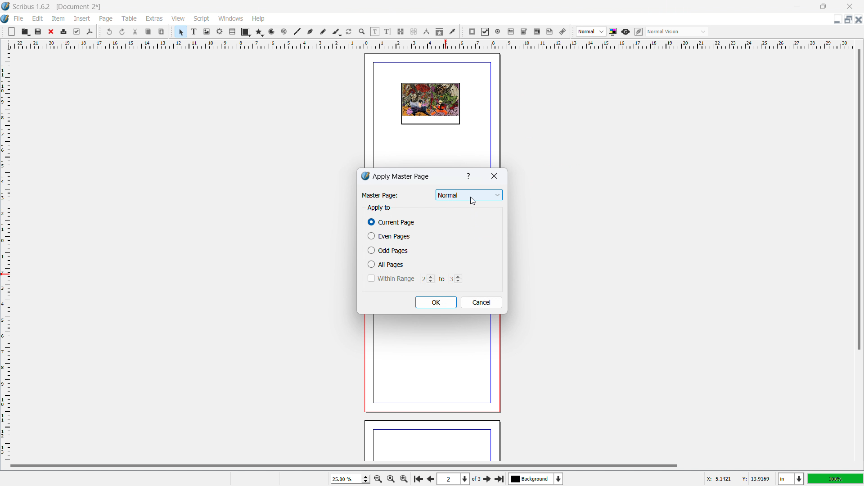 This screenshot has height=486, width=864. Describe the element at coordinates (463, 32) in the screenshot. I see `move toolbox` at that location.